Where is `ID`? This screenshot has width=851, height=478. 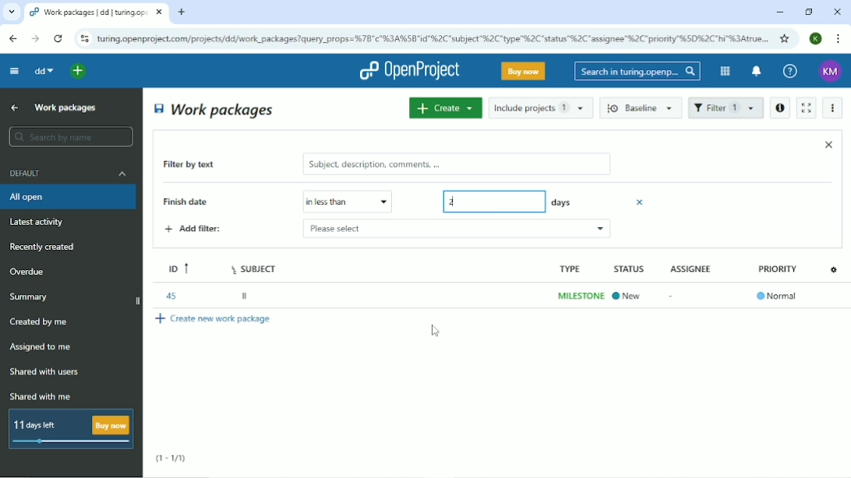 ID is located at coordinates (174, 272).